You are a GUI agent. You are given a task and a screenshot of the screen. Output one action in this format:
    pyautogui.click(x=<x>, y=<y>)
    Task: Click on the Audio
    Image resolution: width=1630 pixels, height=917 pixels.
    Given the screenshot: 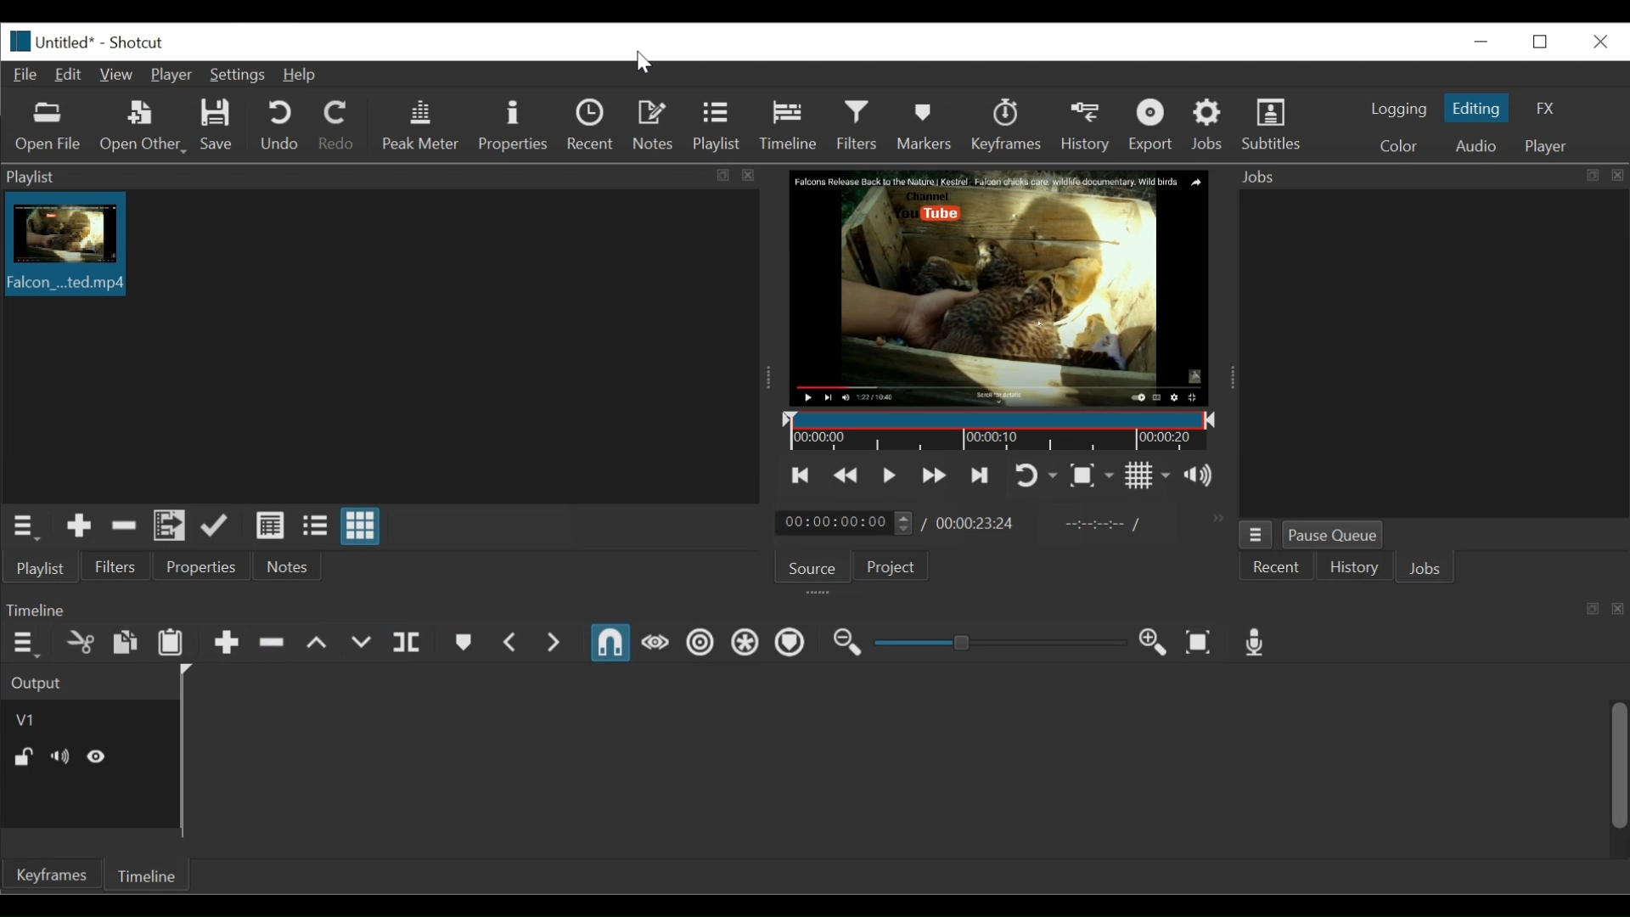 What is the action you would take?
    pyautogui.click(x=1474, y=144)
    